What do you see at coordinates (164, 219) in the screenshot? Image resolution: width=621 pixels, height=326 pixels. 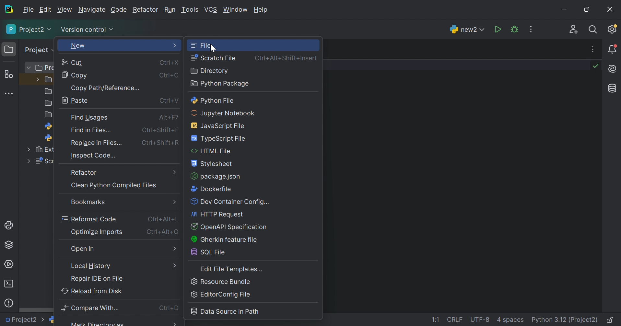 I see `Ctrl+Alt+L` at bounding box center [164, 219].